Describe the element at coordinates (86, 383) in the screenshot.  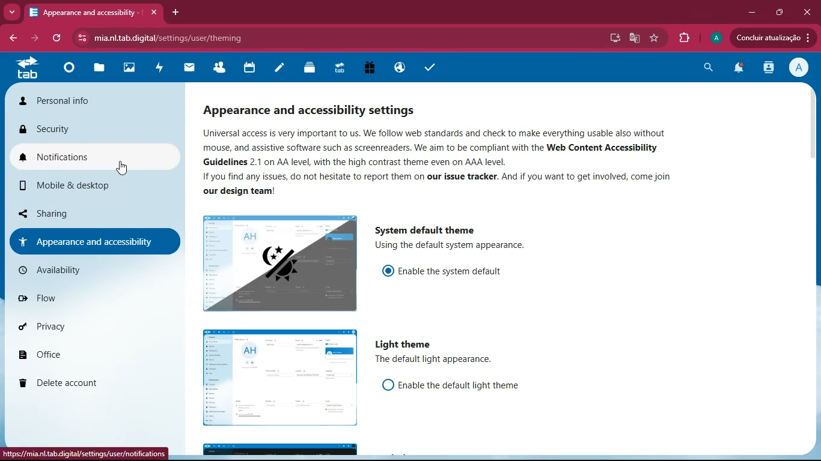
I see `delete account` at that location.